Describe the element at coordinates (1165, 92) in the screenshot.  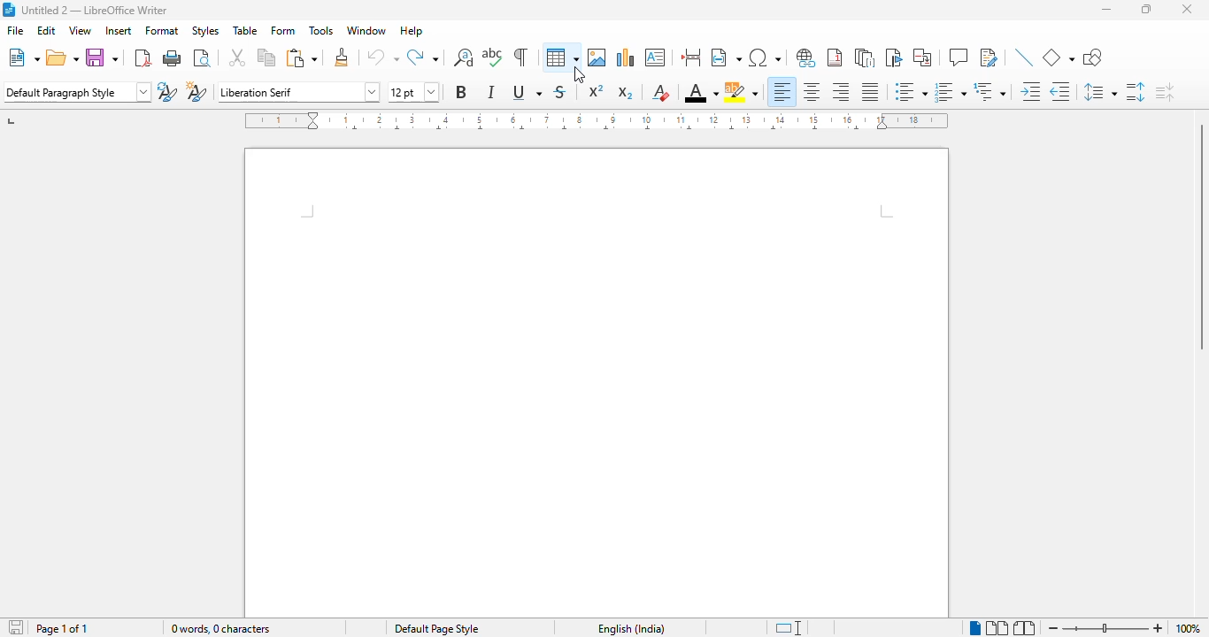
I see `decrease paragraph spacing` at that location.